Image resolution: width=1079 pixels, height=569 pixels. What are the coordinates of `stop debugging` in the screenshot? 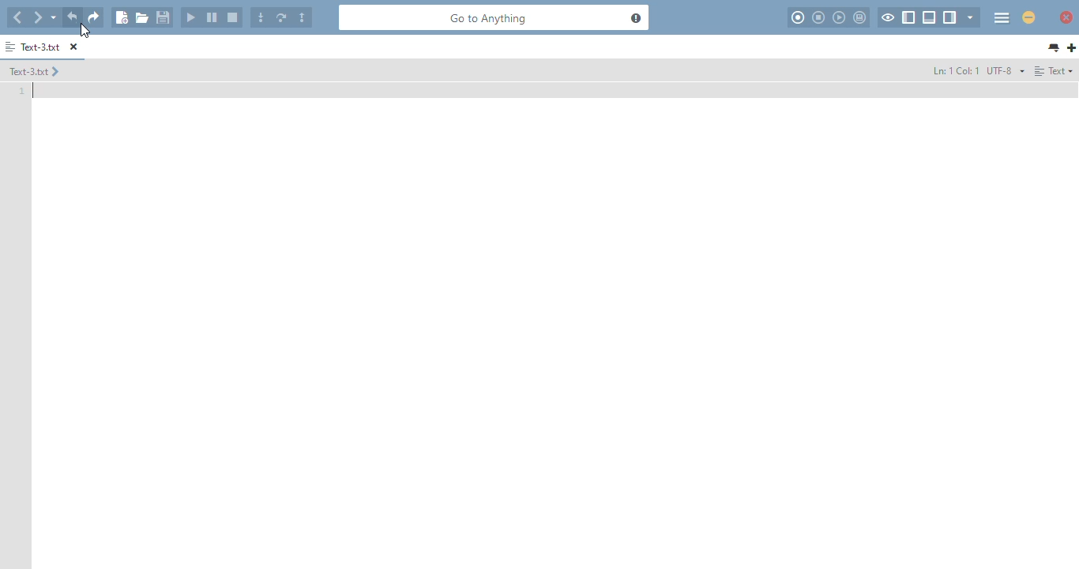 It's located at (233, 17).